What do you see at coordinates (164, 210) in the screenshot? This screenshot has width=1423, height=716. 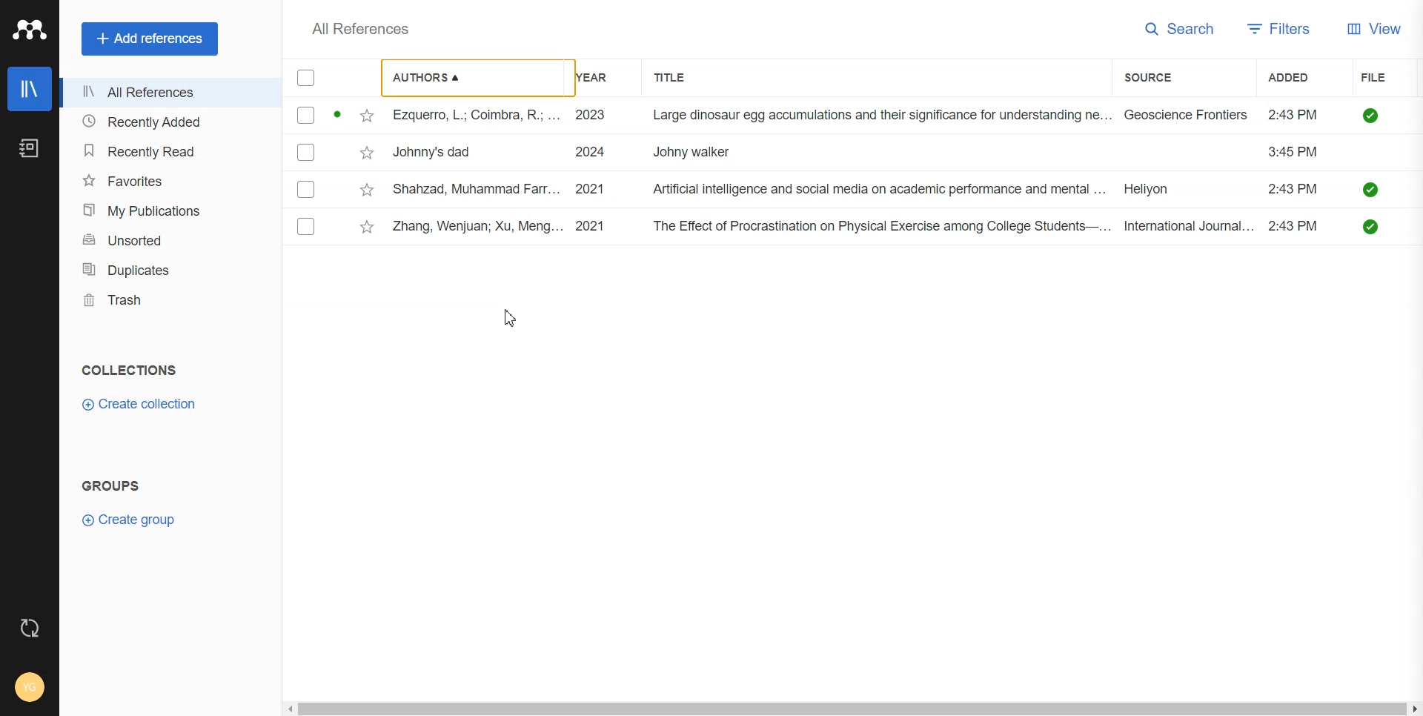 I see `My Publication` at bounding box center [164, 210].